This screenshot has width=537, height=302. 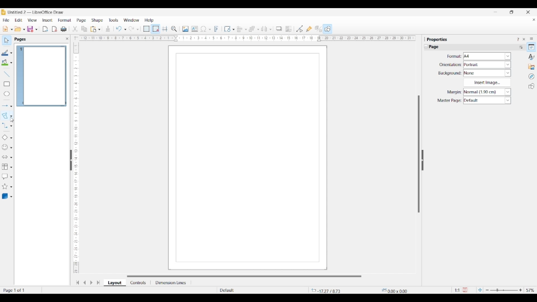 I want to click on Selected special character, so click(x=204, y=29).